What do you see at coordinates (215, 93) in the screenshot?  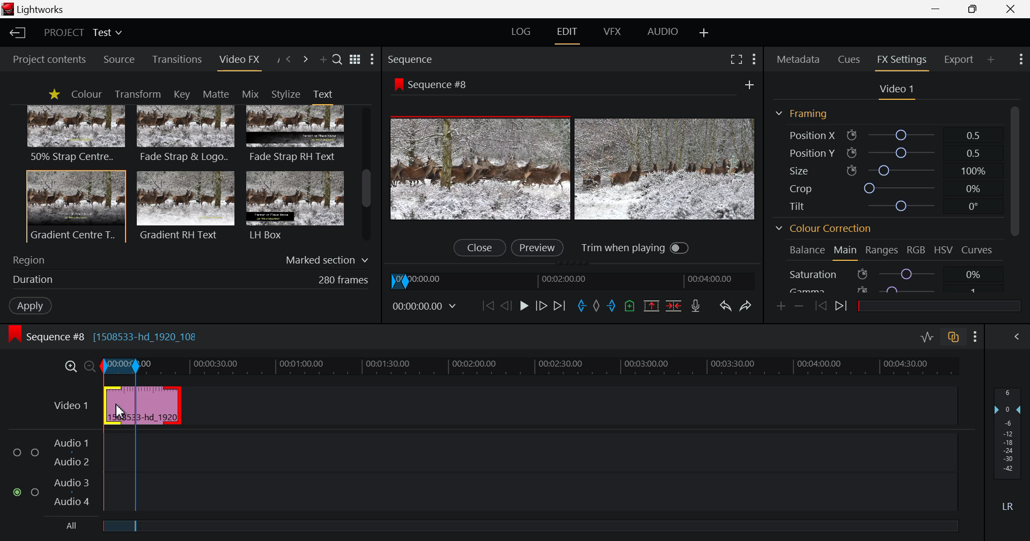 I see `Matte` at bounding box center [215, 93].